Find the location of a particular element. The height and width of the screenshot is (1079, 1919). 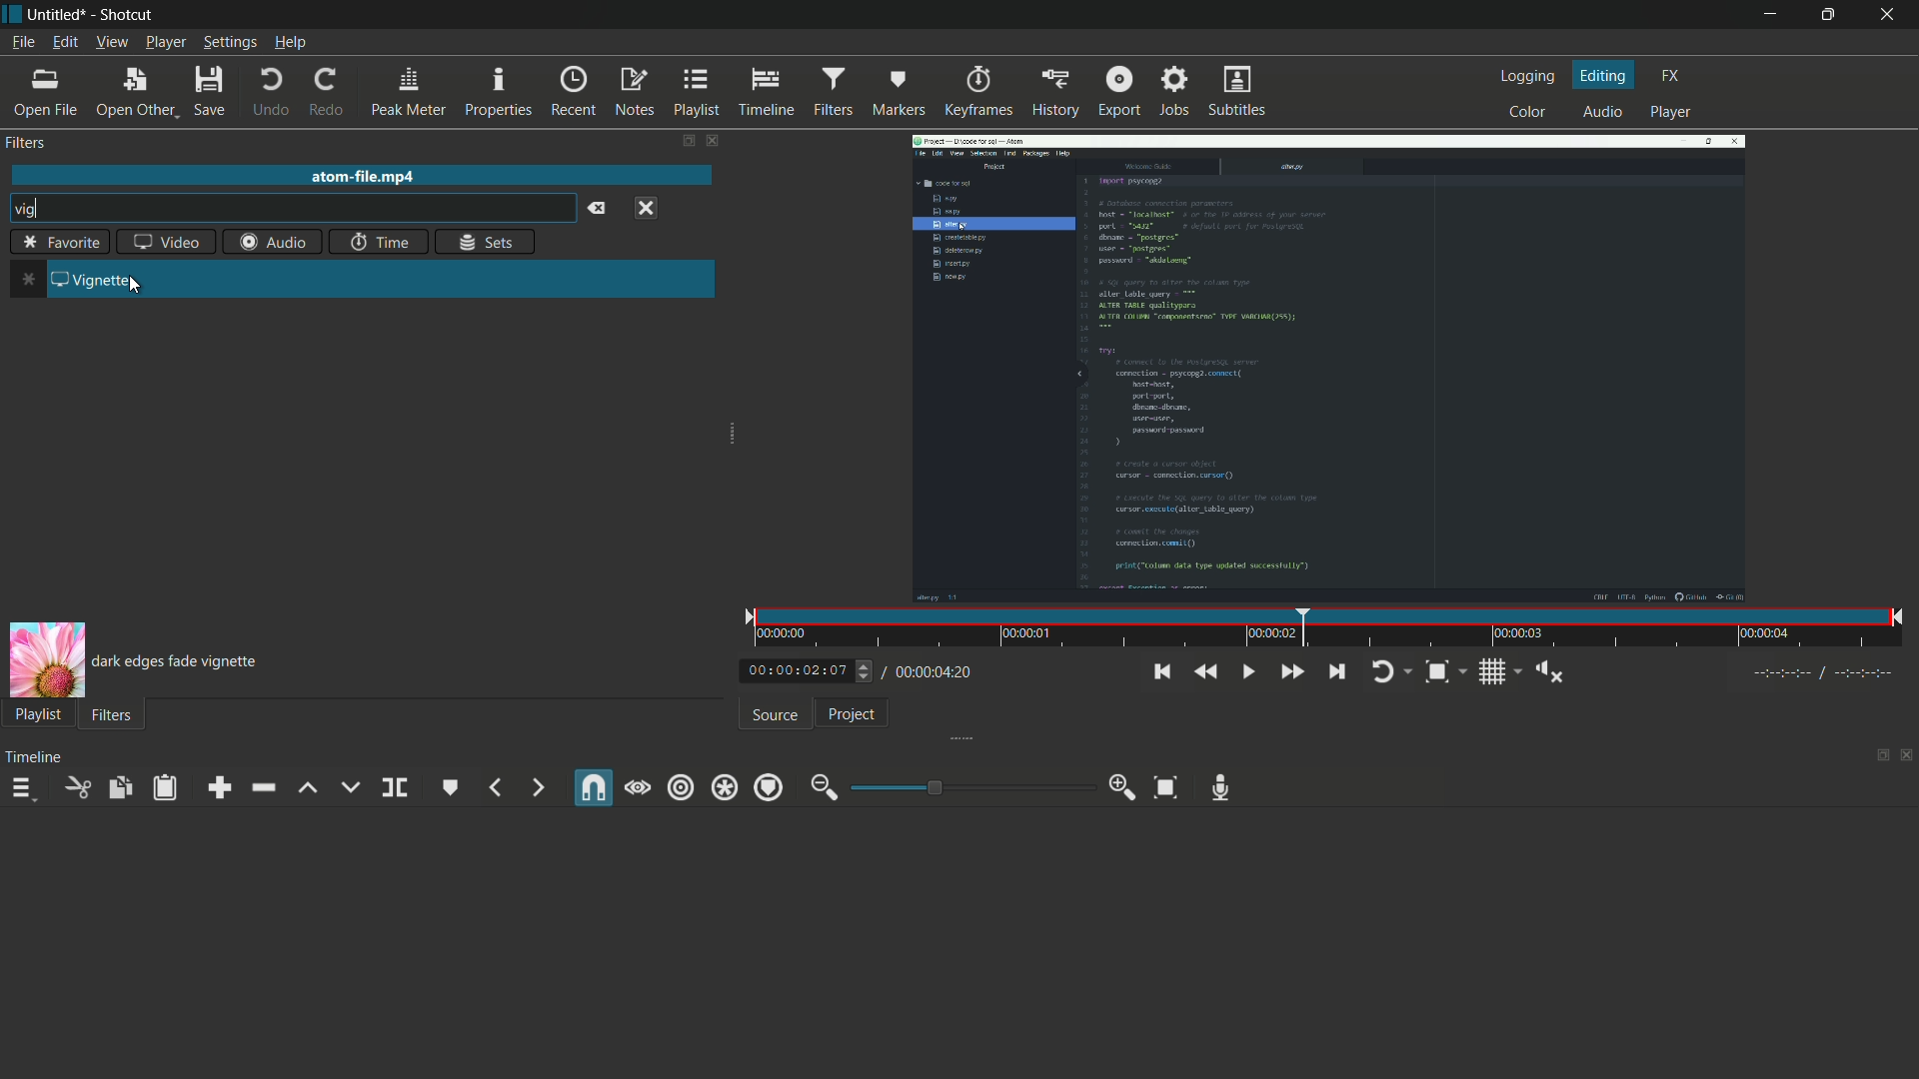

next marker is located at coordinates (538, 789).